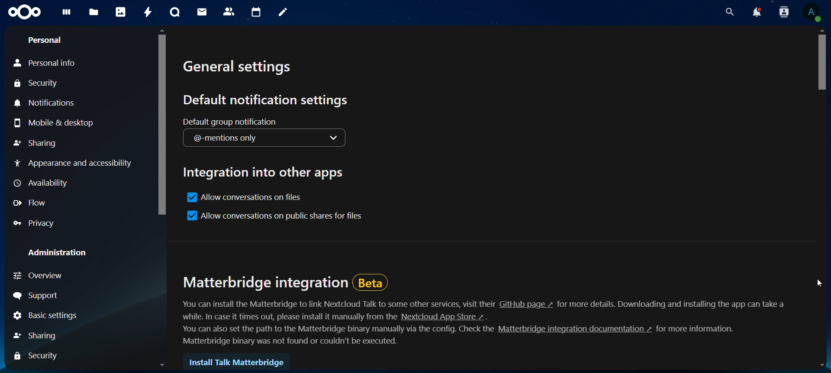 This screenshot has width=831, height=373. Describe the element at coordinates (237, 362) in the screenshot. I see `install talk matterbridge` at that location.